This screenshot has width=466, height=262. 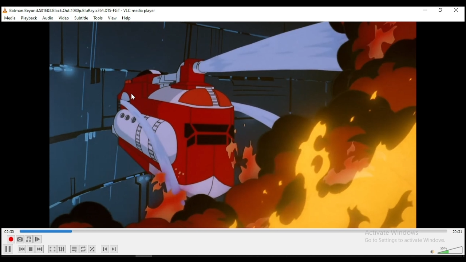 I want to click on previous chapter, so click(x=105, y=249).